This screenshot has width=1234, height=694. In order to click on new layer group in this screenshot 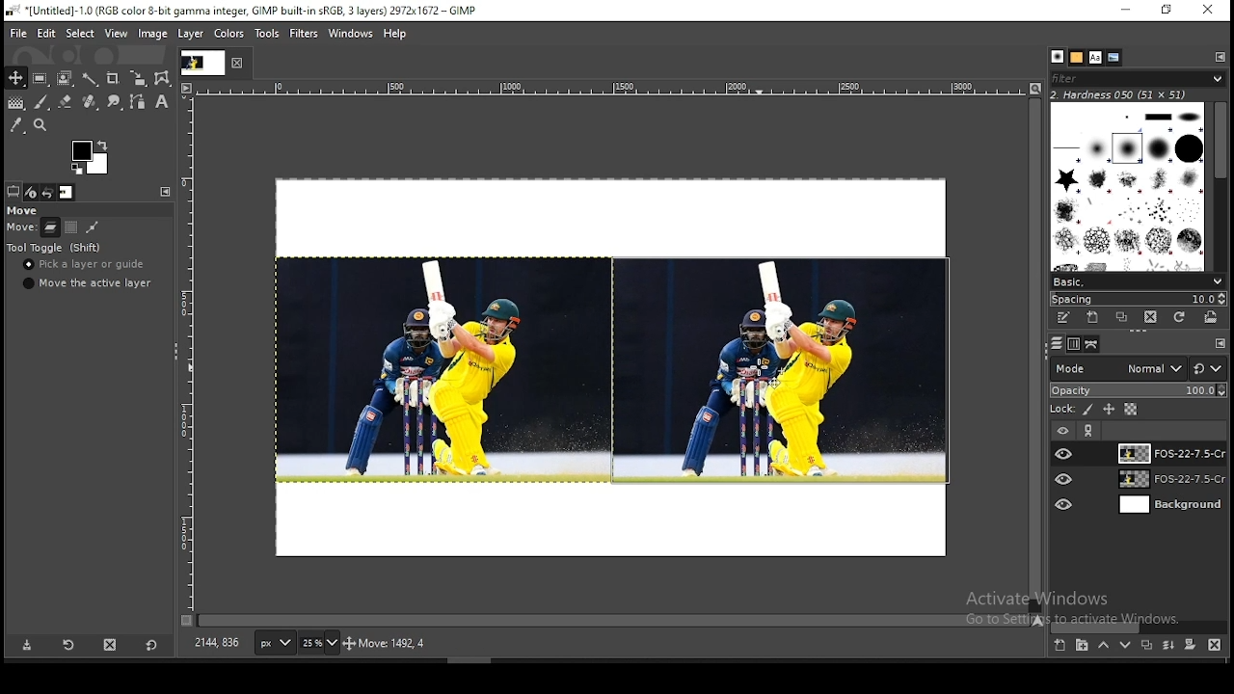, I will do `click(1082, 647)`.